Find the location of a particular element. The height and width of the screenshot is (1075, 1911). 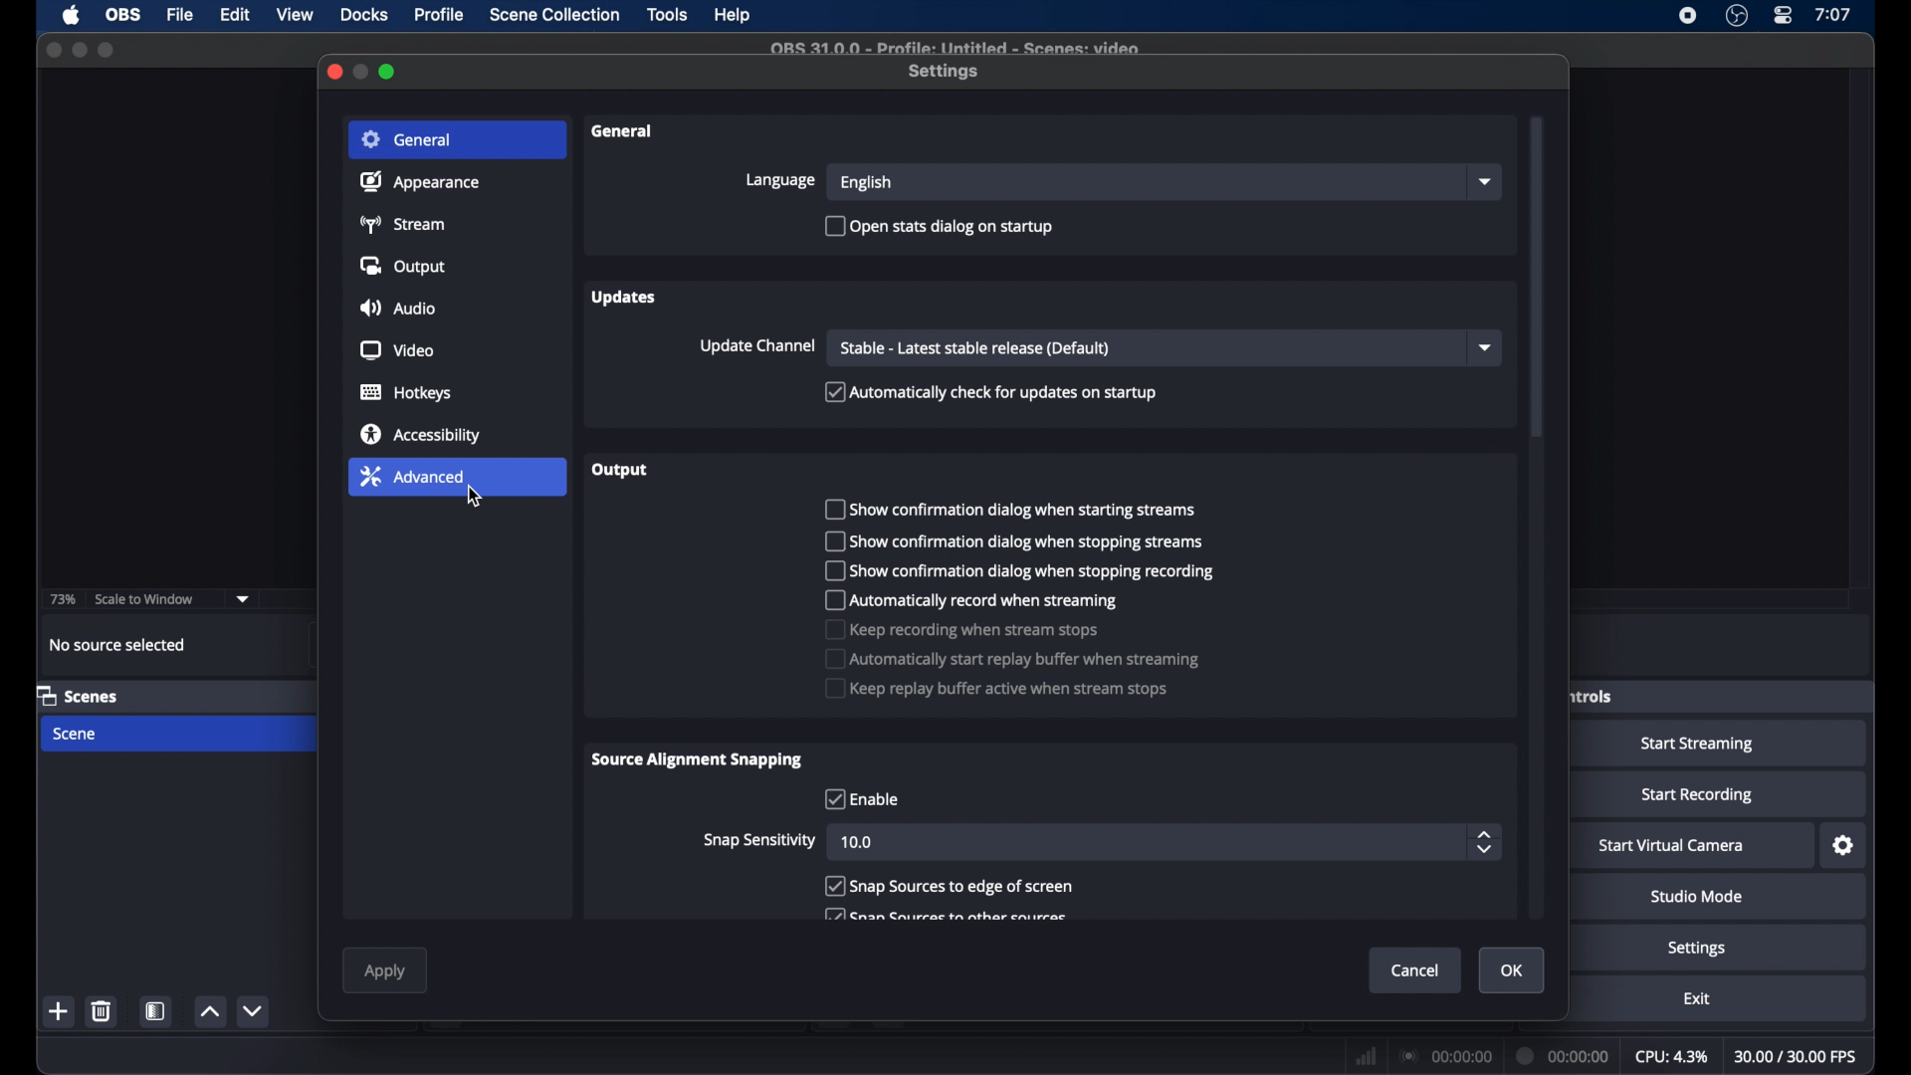

advanced is located at coordinates (413, 476).